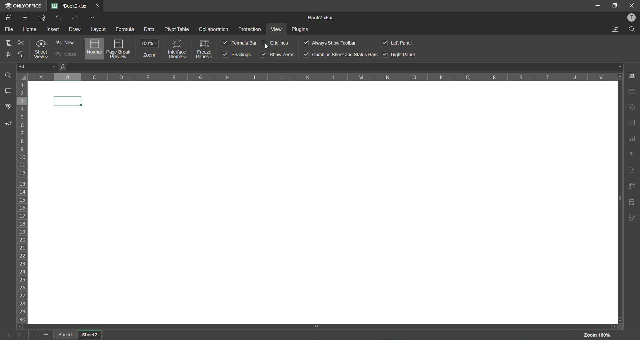 Image resolution: width=640 pixels, height=340 pixels. Describe the element at coordinates (238, 55) in the screenshot. I see `heading` at that location.